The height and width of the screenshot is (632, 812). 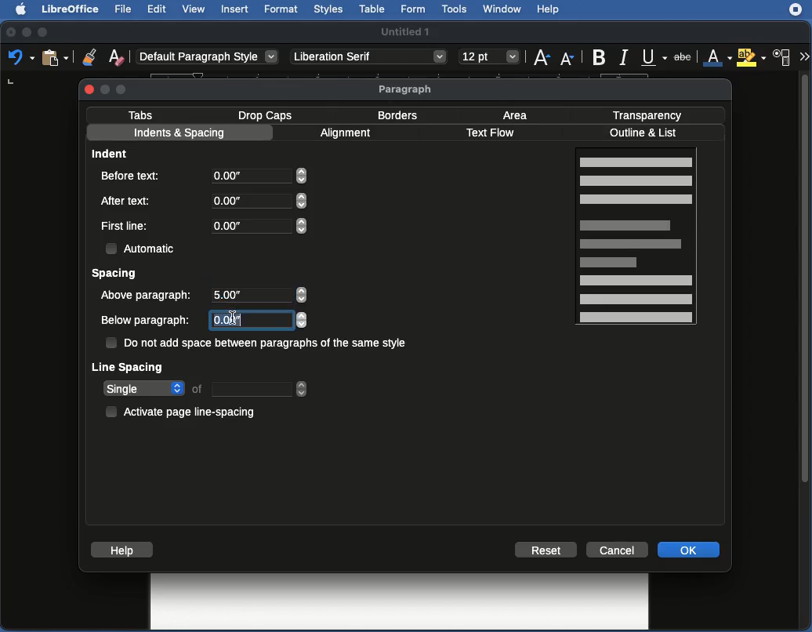 I want to click on Liberation Serif, so click(x=368, y=57).